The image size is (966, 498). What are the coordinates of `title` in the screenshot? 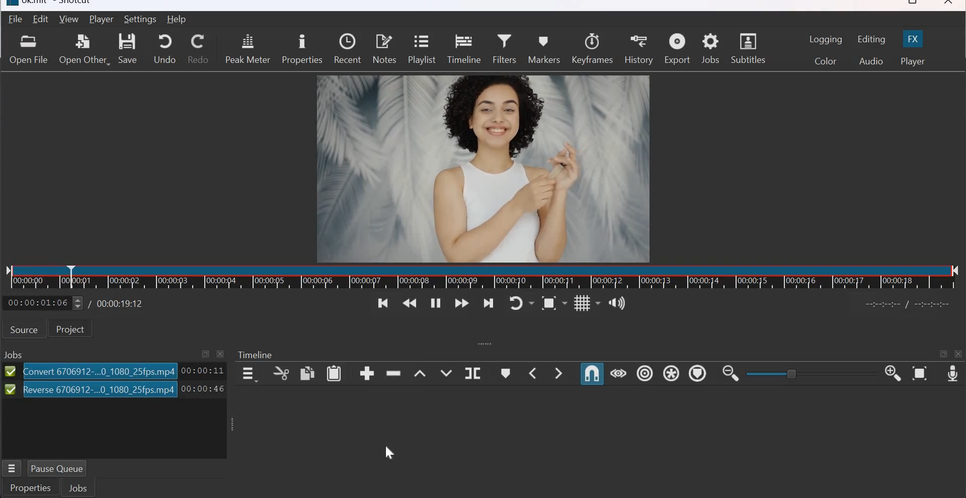 It's located at (58, 4).